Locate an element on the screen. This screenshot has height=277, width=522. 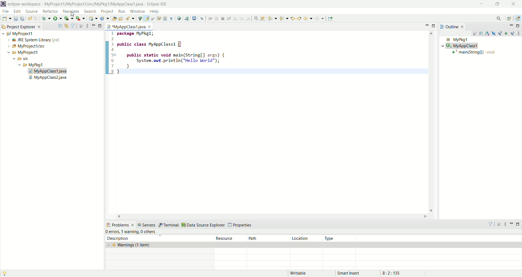
java EE is located at coordinates (518, 18).